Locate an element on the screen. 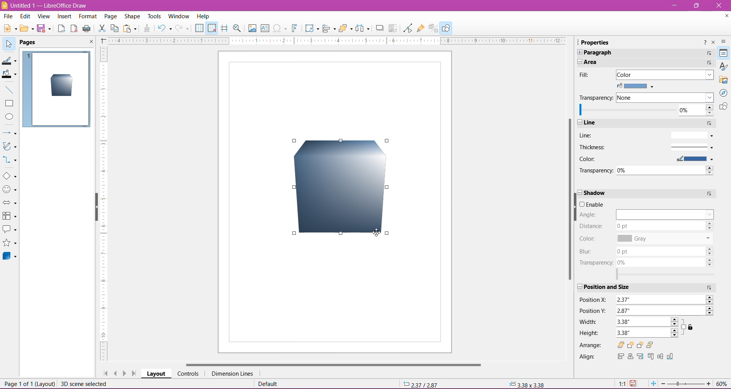 The height and width of the screenshot is (389, 731). Toggle Extrusion is located at coordinates (434, 28).